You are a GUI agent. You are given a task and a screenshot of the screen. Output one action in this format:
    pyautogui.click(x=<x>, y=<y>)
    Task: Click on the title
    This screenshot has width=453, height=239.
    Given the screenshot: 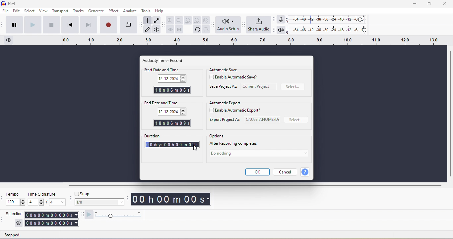 What is the action you would take?
    pyautogui.click(x=14, y=4)
    